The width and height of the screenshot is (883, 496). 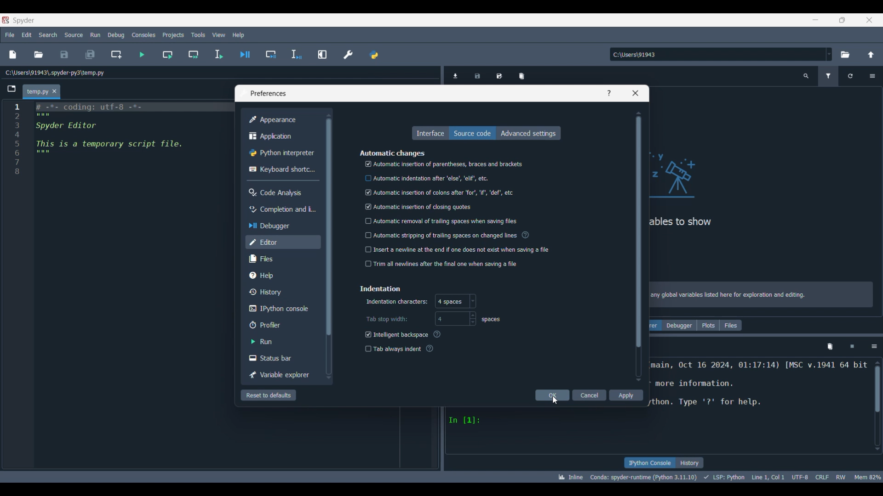 What do you see at coordinates (451, 319) in the screenshot?
I see `Enter width` at bounding box center [451, 319].